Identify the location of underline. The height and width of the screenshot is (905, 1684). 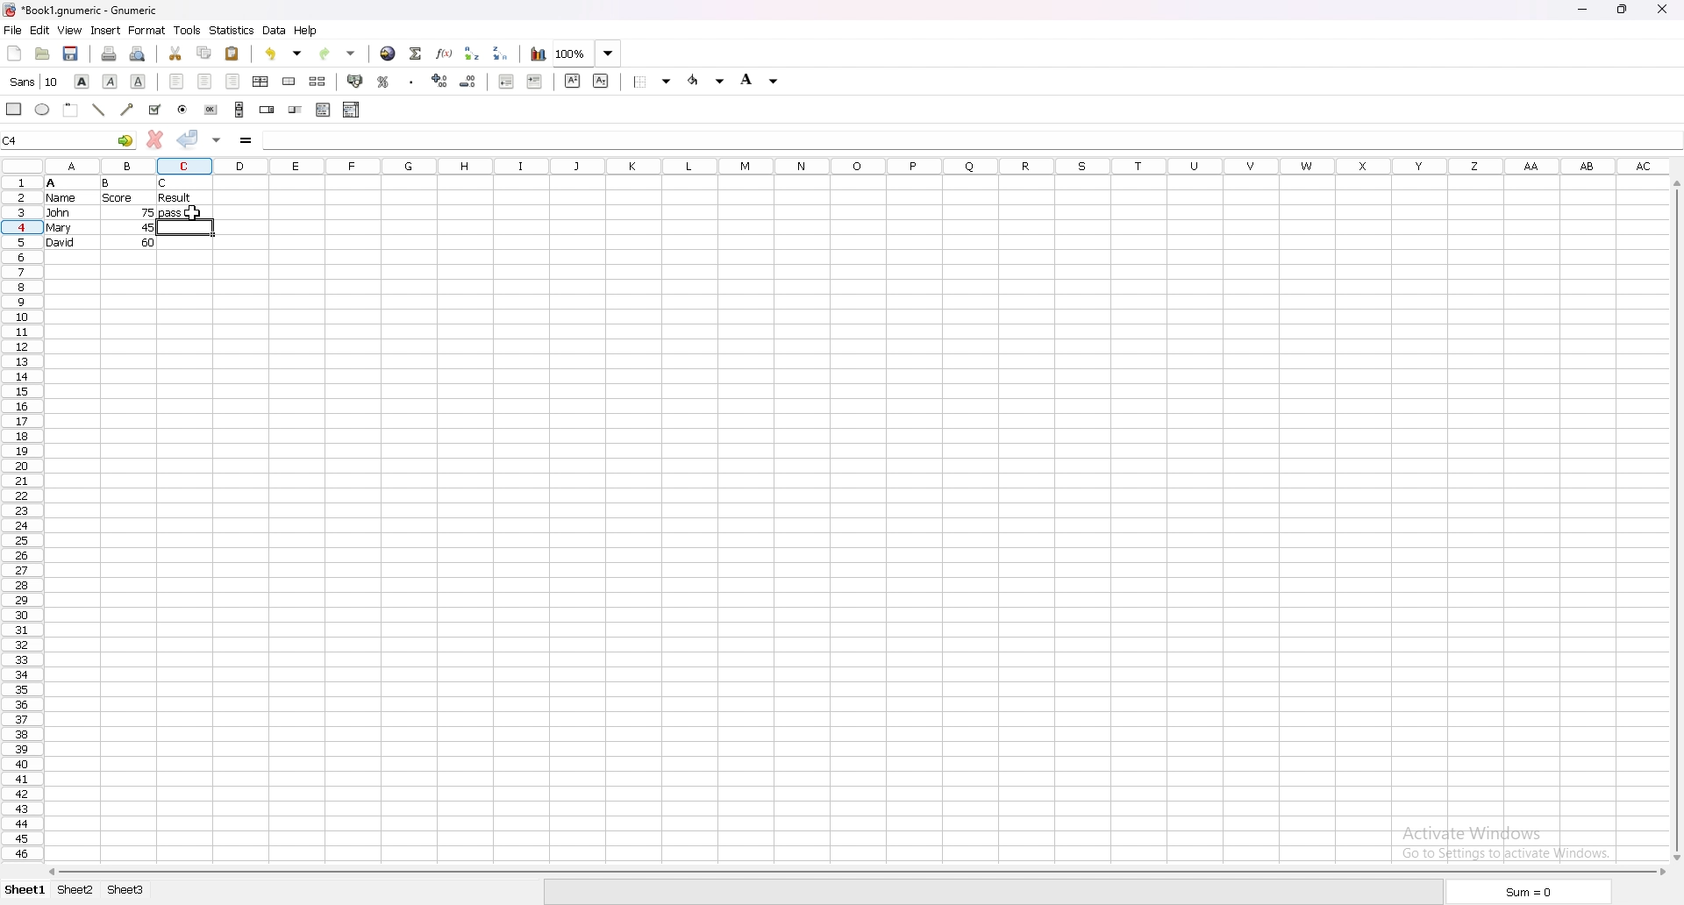
(137, 82).